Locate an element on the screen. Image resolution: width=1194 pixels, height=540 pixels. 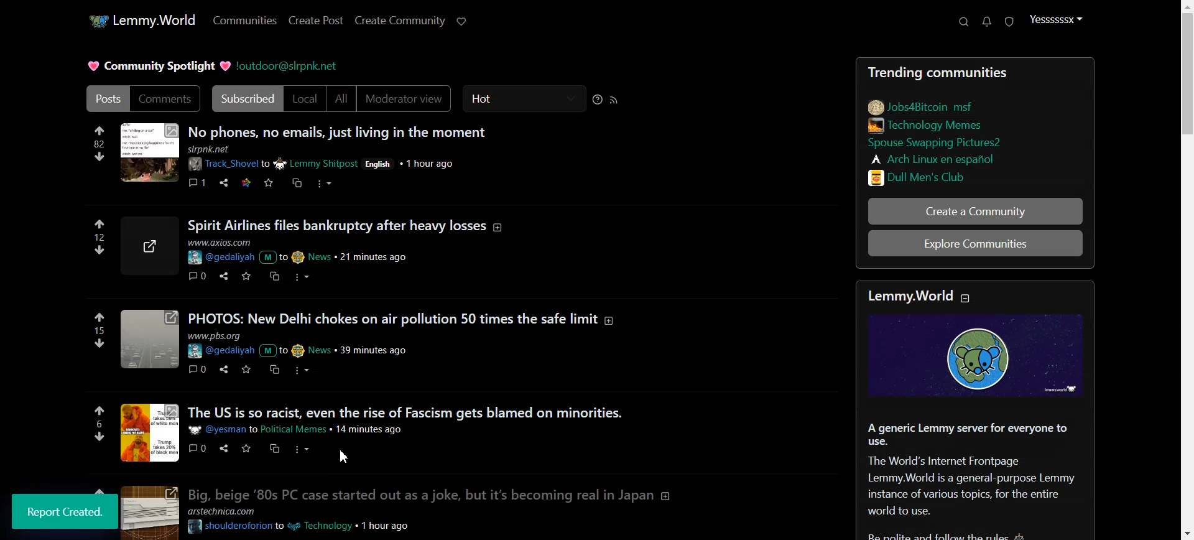
link is located at coordinates (244, 182).